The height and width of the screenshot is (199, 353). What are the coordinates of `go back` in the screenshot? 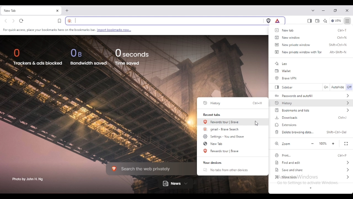 It's located at (6, 21).